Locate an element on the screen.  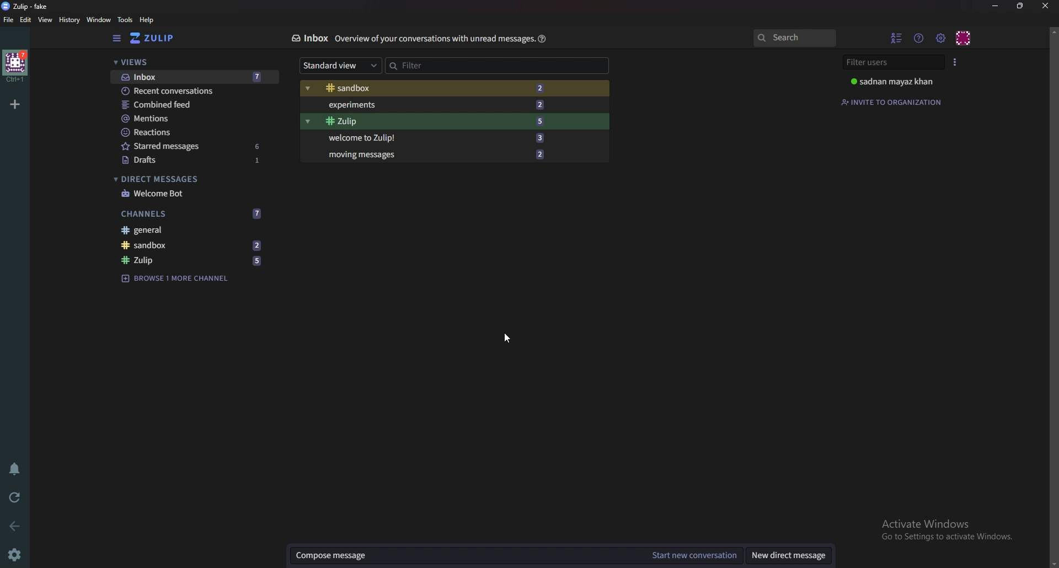
Moving messages is located at coordinates (437, 155).